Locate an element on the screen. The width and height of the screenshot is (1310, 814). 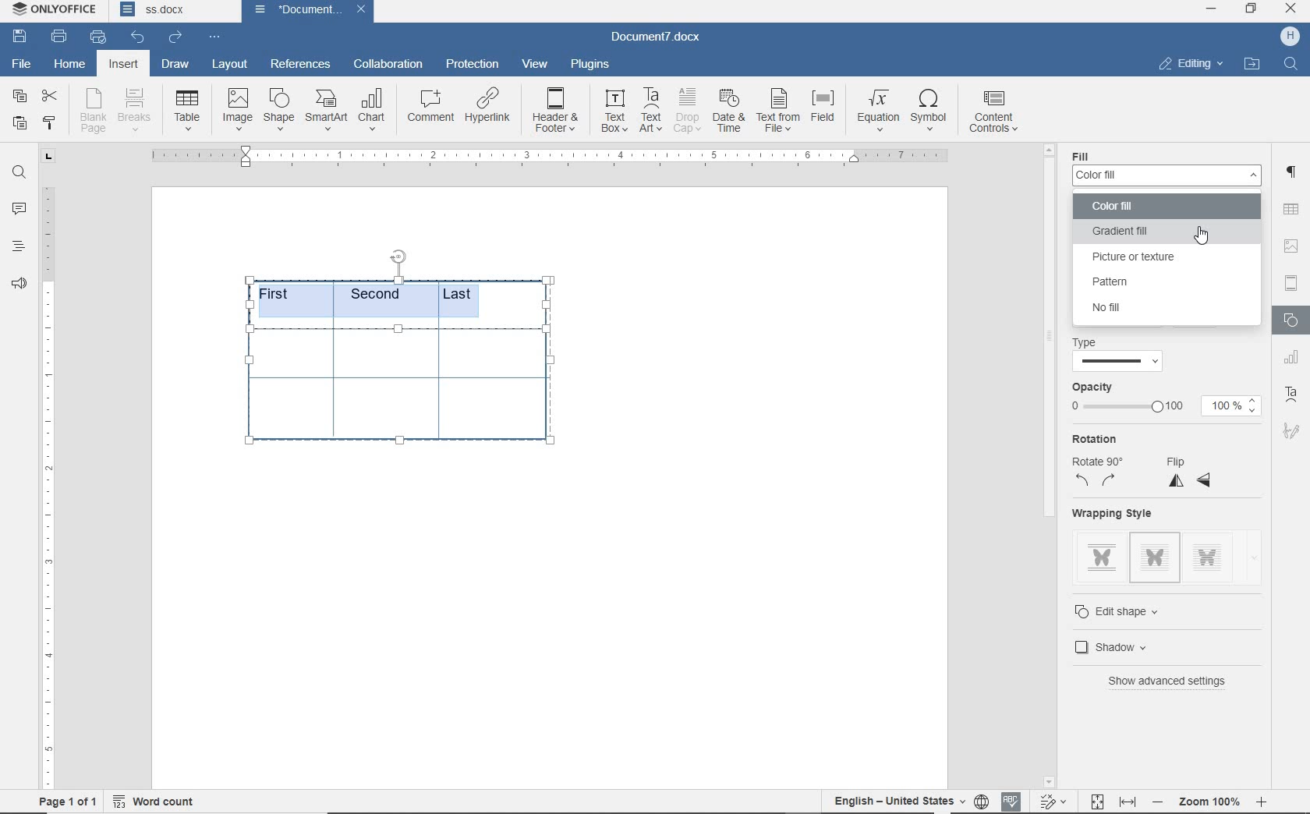
customize quick access toolbar is located at coordinates (214, 37).